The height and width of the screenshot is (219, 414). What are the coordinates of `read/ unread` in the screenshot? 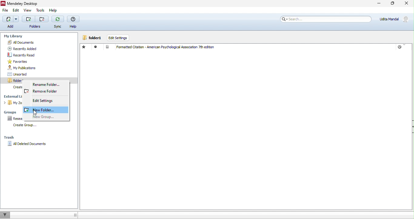 It's located at (96, 48).